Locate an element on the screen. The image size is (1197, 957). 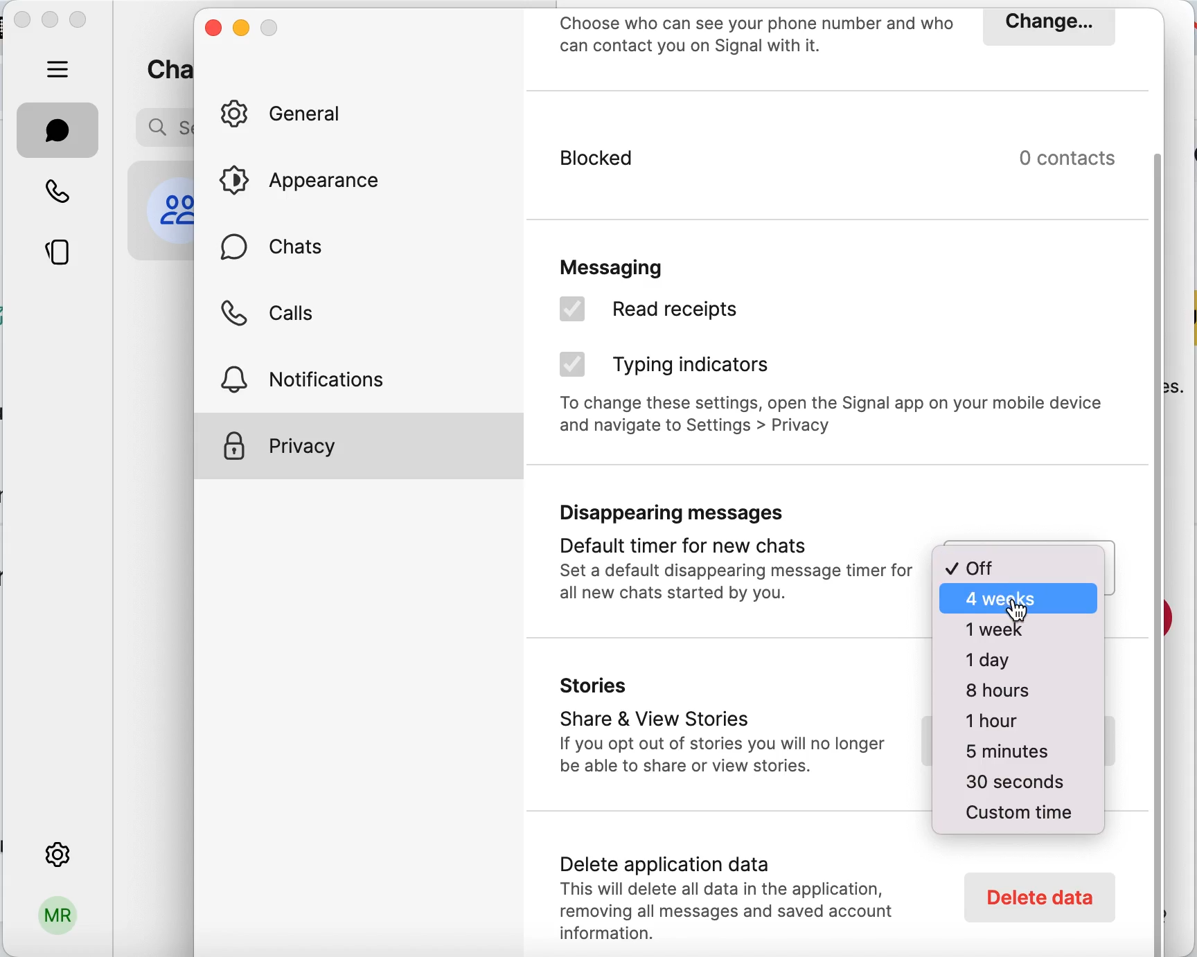
appearance is located at coordinates (311, 180).